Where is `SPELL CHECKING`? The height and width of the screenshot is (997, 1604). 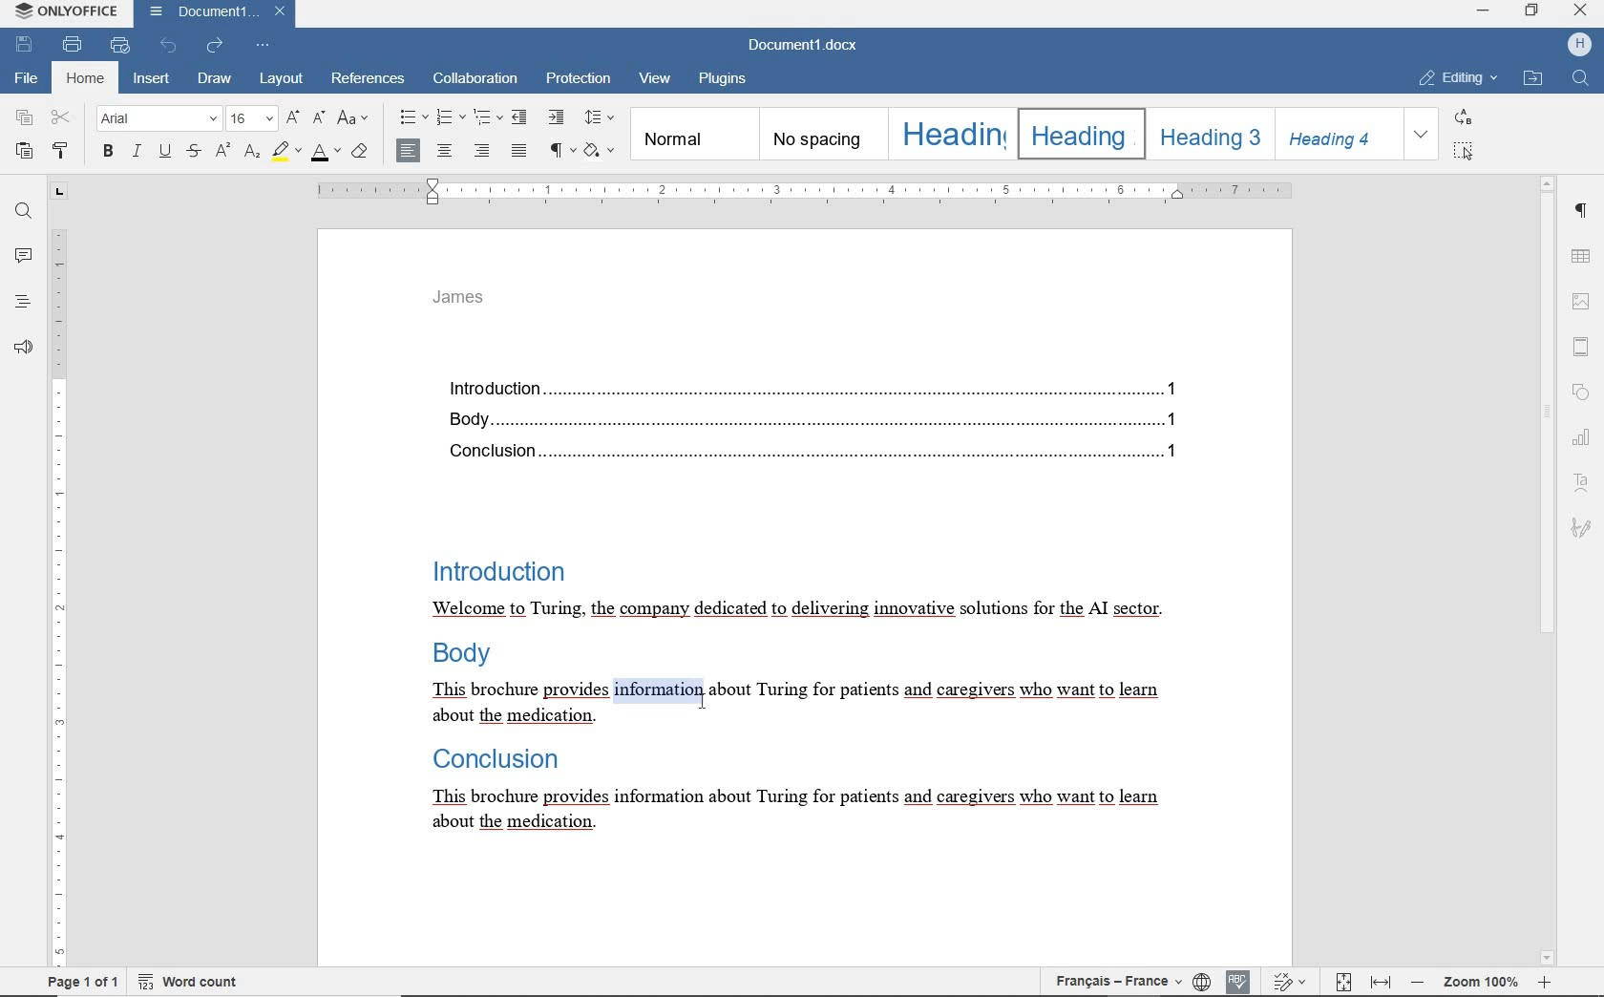 SPELL CHECKING is located at coordinates (1237, 981).